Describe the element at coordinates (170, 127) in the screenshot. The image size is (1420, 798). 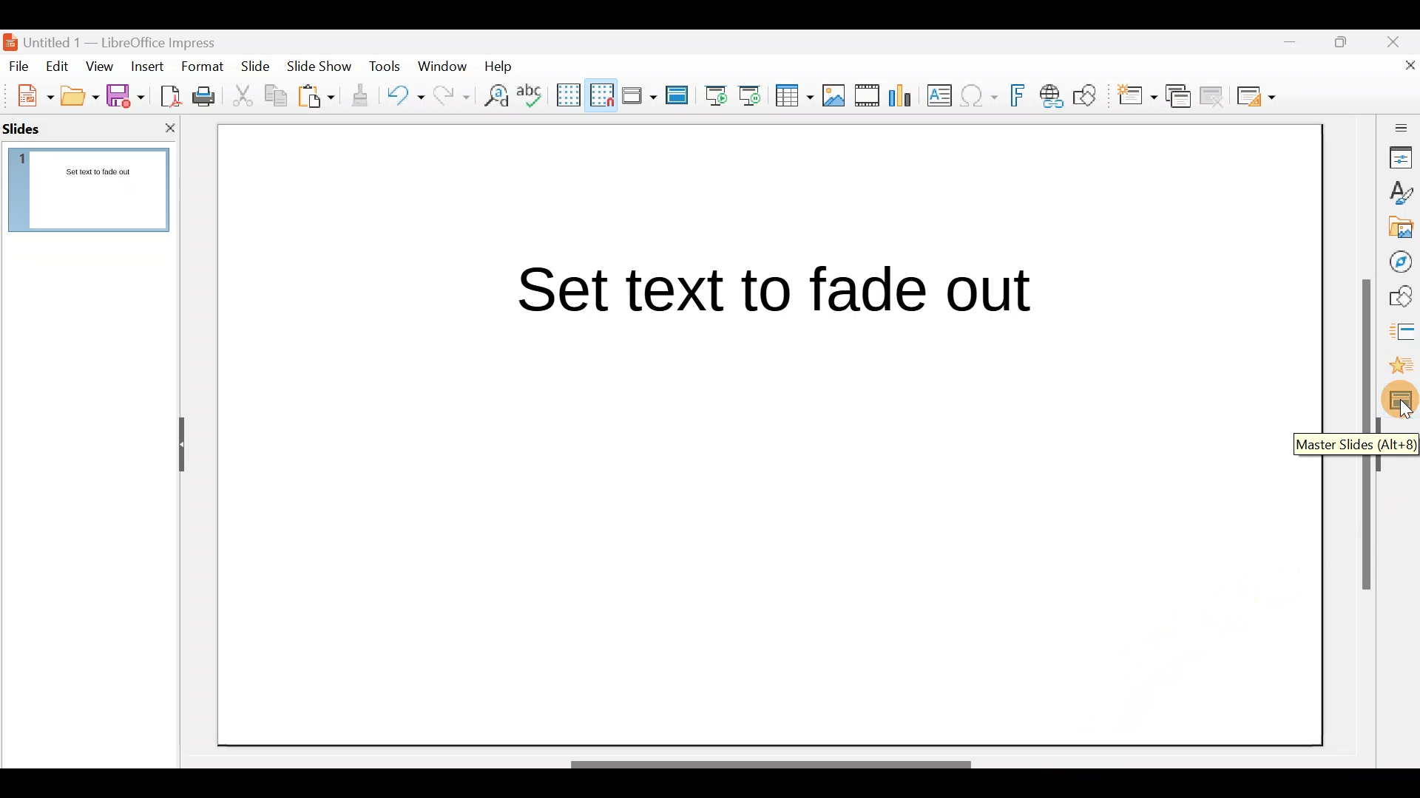
I see `close slide` at that location.